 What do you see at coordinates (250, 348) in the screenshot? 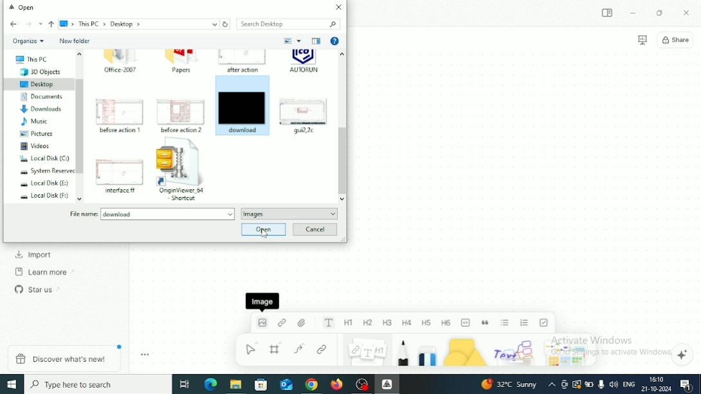
I see `Select` at bounding box center [250, 348].